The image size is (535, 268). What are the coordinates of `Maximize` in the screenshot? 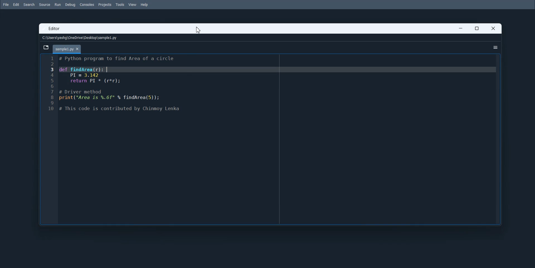 It's located at (476, 28).